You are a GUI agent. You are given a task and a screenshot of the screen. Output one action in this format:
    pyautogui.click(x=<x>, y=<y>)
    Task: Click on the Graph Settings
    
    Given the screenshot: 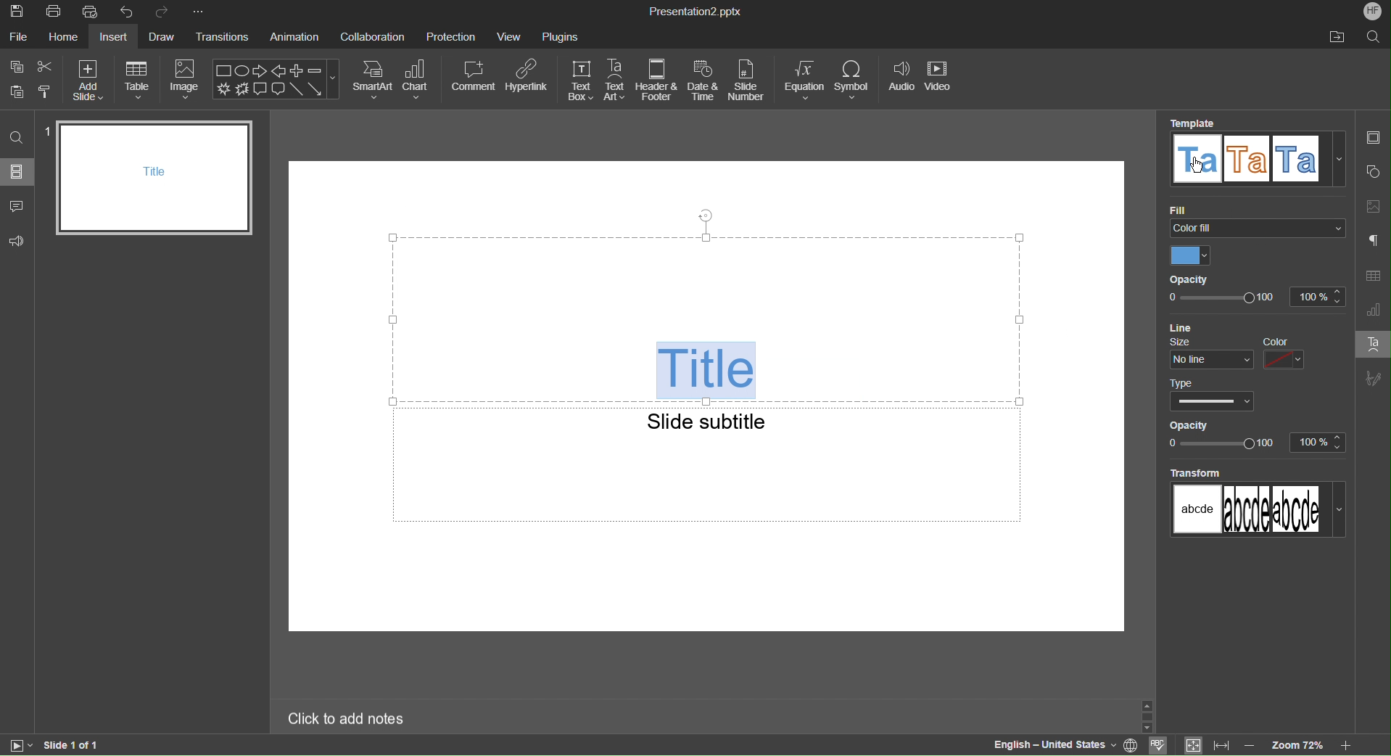 What is the action you would take?
    pyautogui.click(x=1374, y=309)
    